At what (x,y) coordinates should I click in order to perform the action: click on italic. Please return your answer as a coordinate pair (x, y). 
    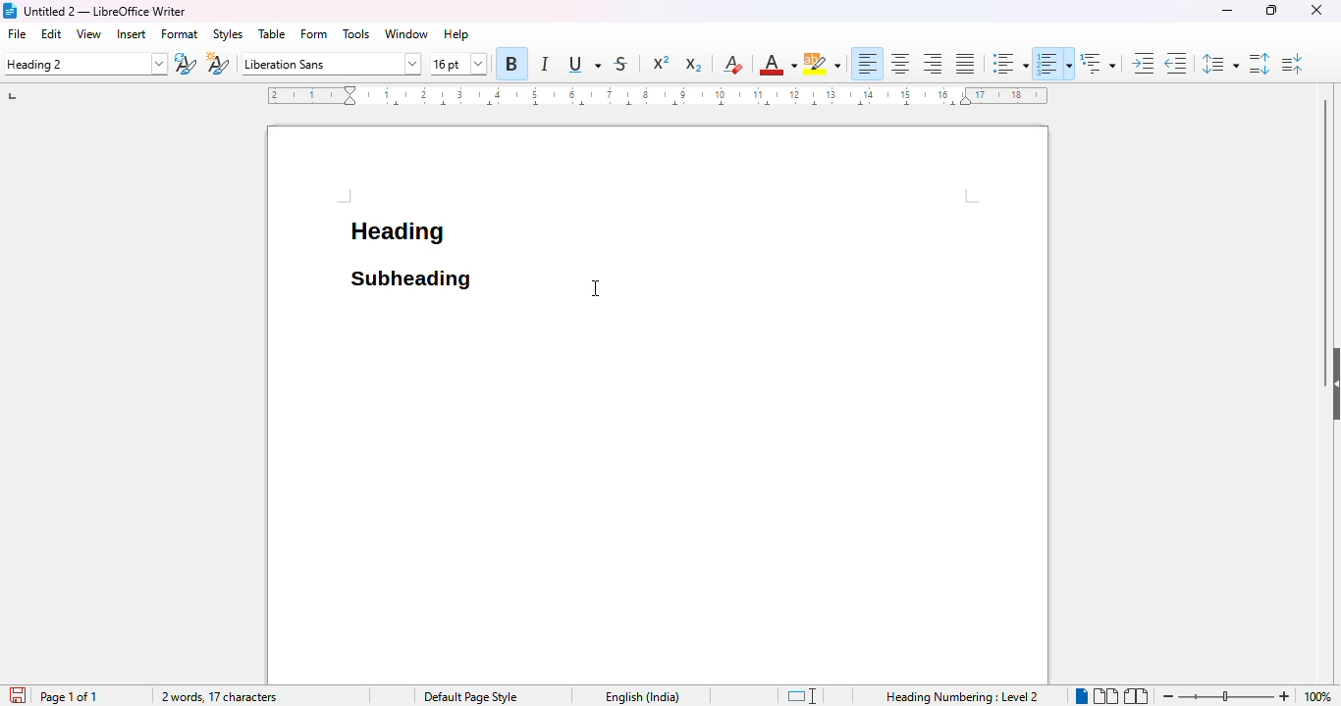
    Looking at the image, I should click on (545, 63).